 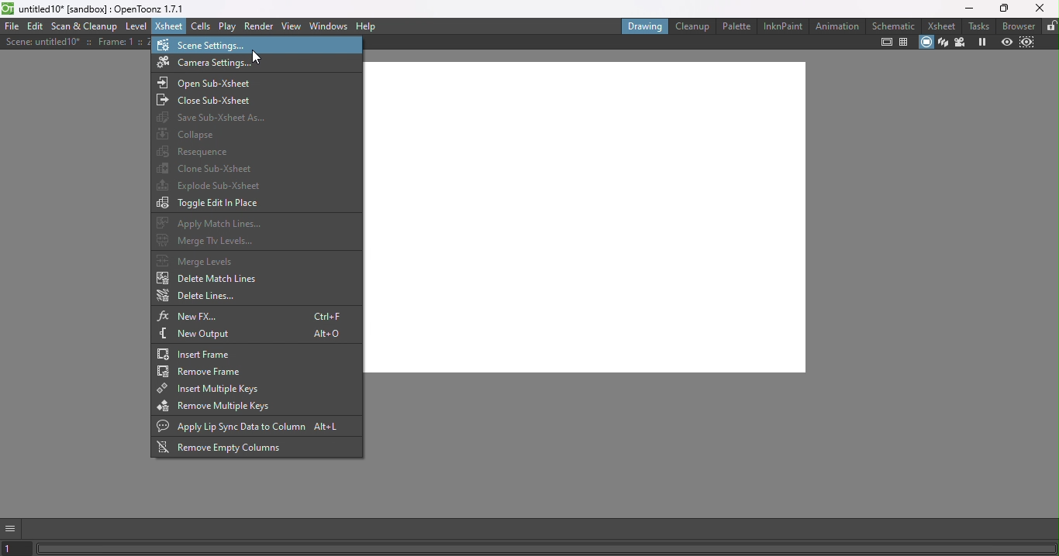 I want to click on Tasks, so click(x=978, y=26).